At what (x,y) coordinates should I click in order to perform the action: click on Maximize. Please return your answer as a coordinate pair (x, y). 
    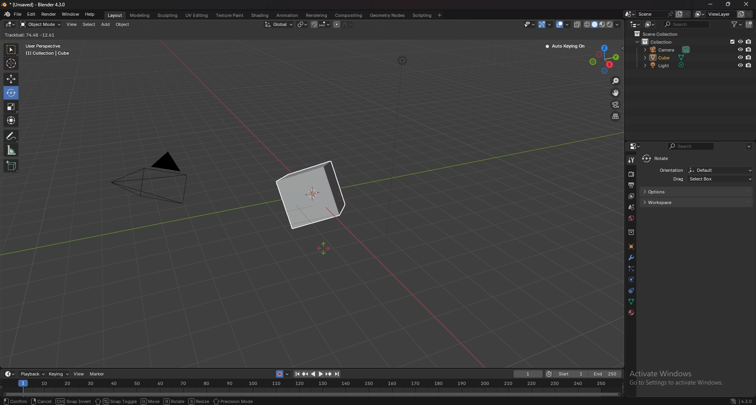
    Looking at the image, I should click on (729, 4).